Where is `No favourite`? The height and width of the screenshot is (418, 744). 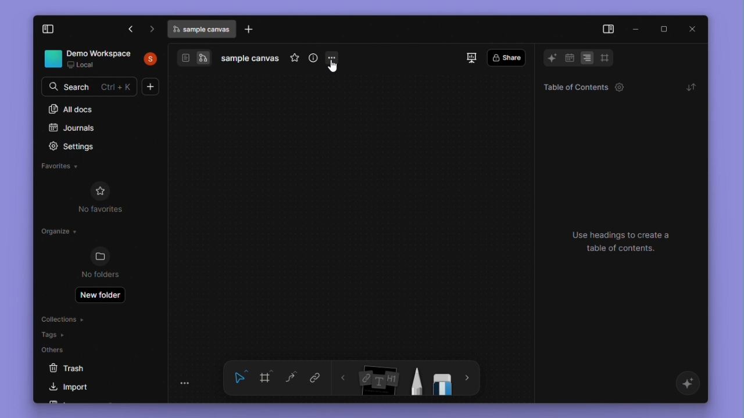
No favourite is located at coordinates (106, 197).